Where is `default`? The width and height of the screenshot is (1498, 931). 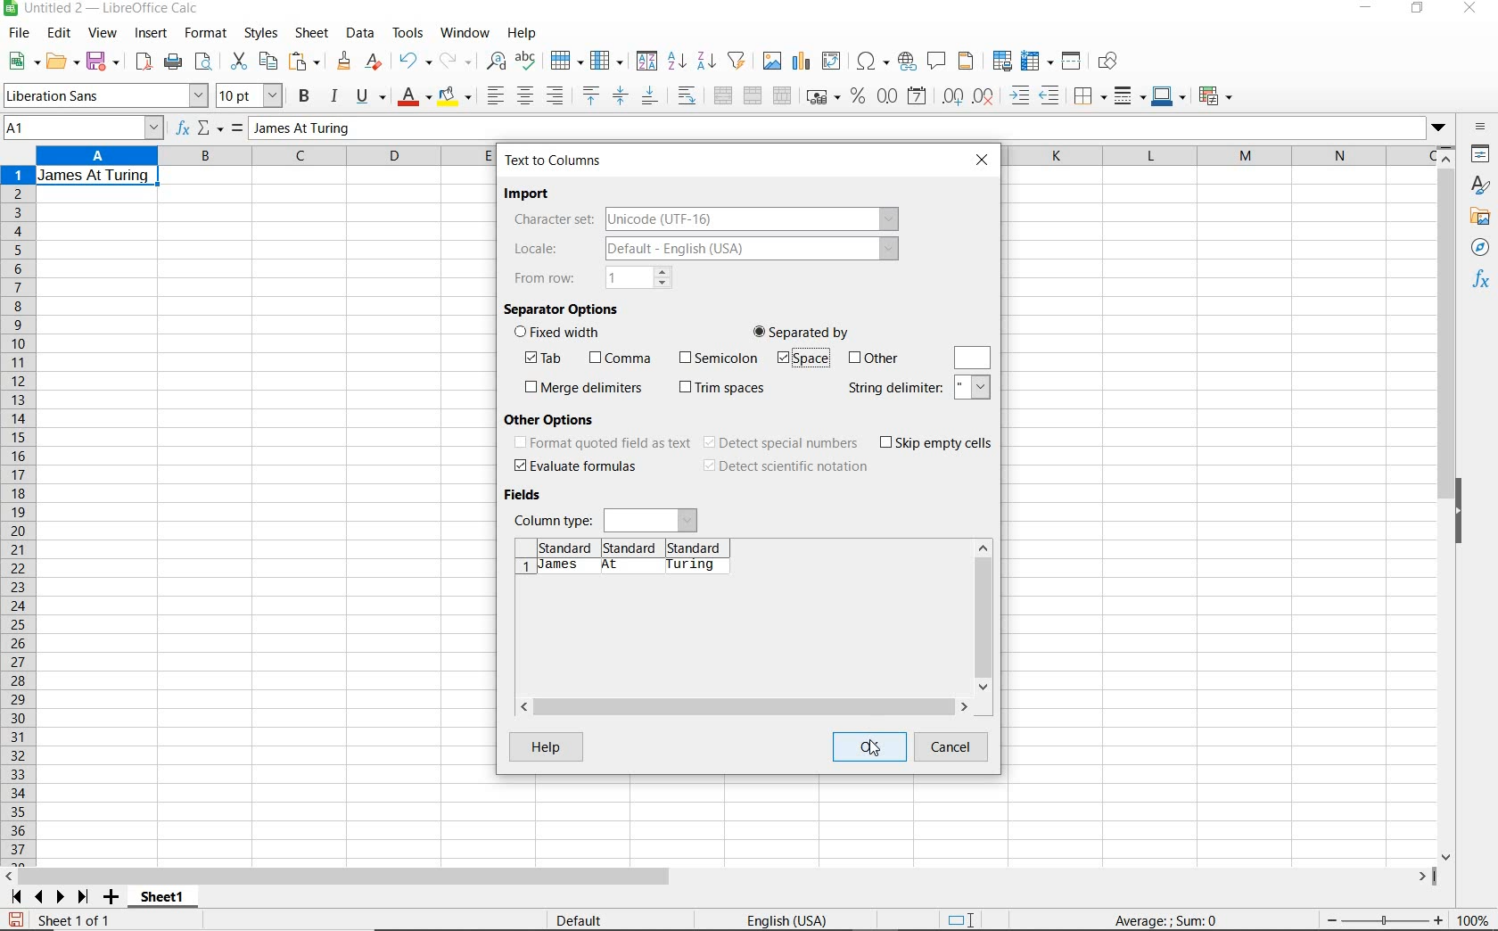 default is located at coordinates (579, 919).